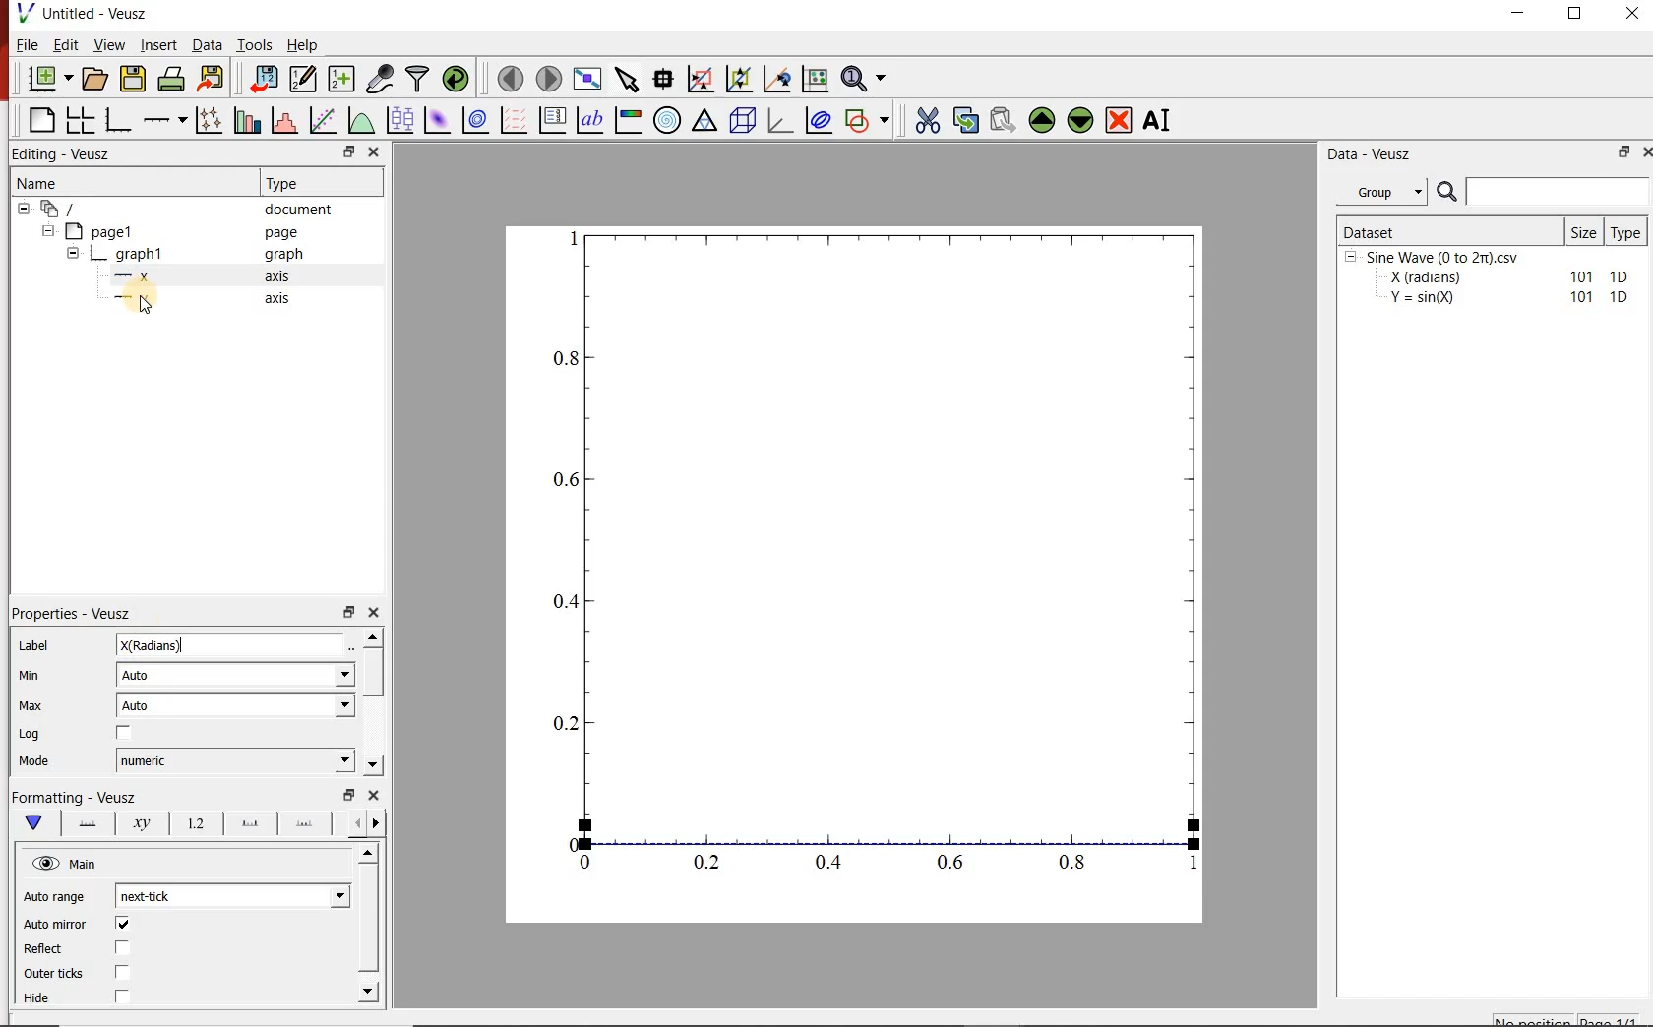 Image resolution: width=1653 pixels, height=1027 pixels. Describe the element at coordinates (515, 119) in the screenshot. I see `plot a vector field` at that location.